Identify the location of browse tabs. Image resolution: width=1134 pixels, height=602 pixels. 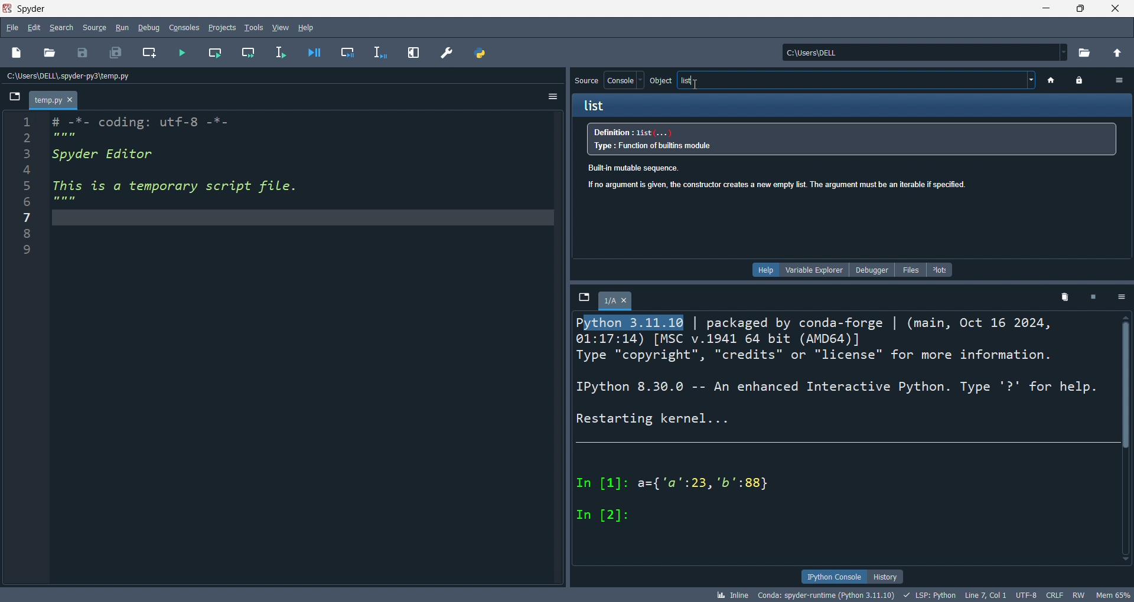
(582, 299).